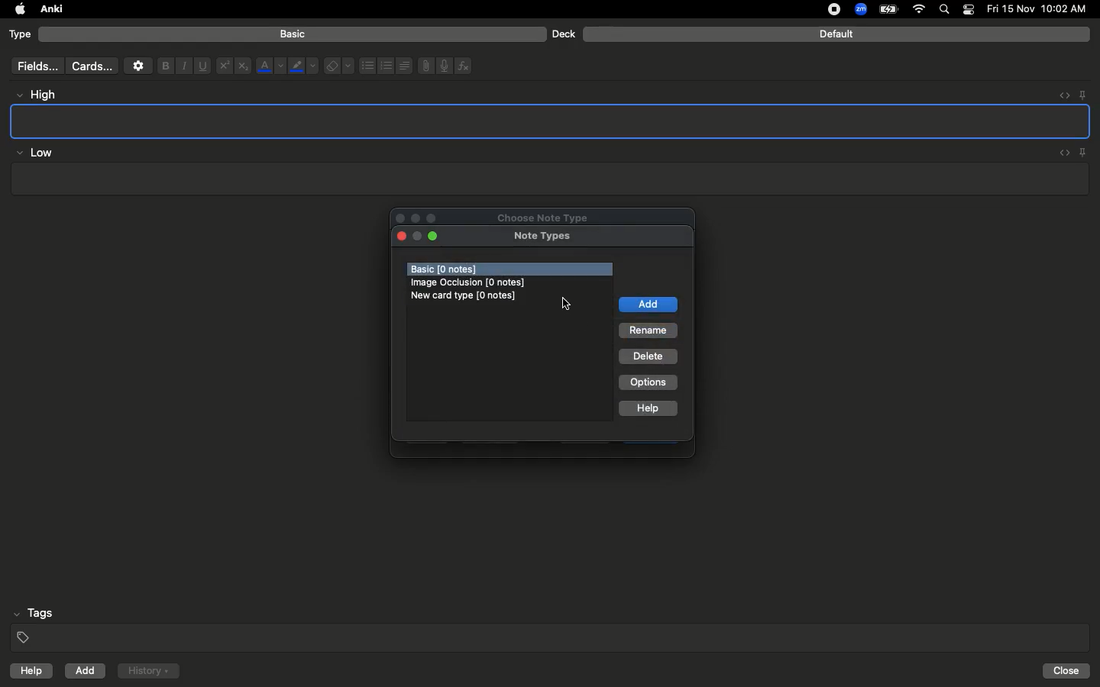  I want to click on Cards, so click(92, 66).